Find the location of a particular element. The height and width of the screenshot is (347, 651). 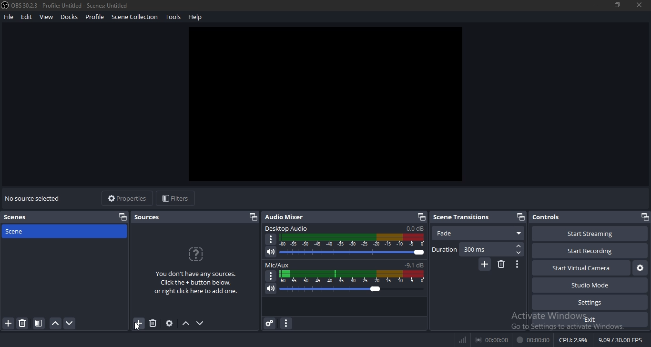

settings is located at coordinates (641, 268).